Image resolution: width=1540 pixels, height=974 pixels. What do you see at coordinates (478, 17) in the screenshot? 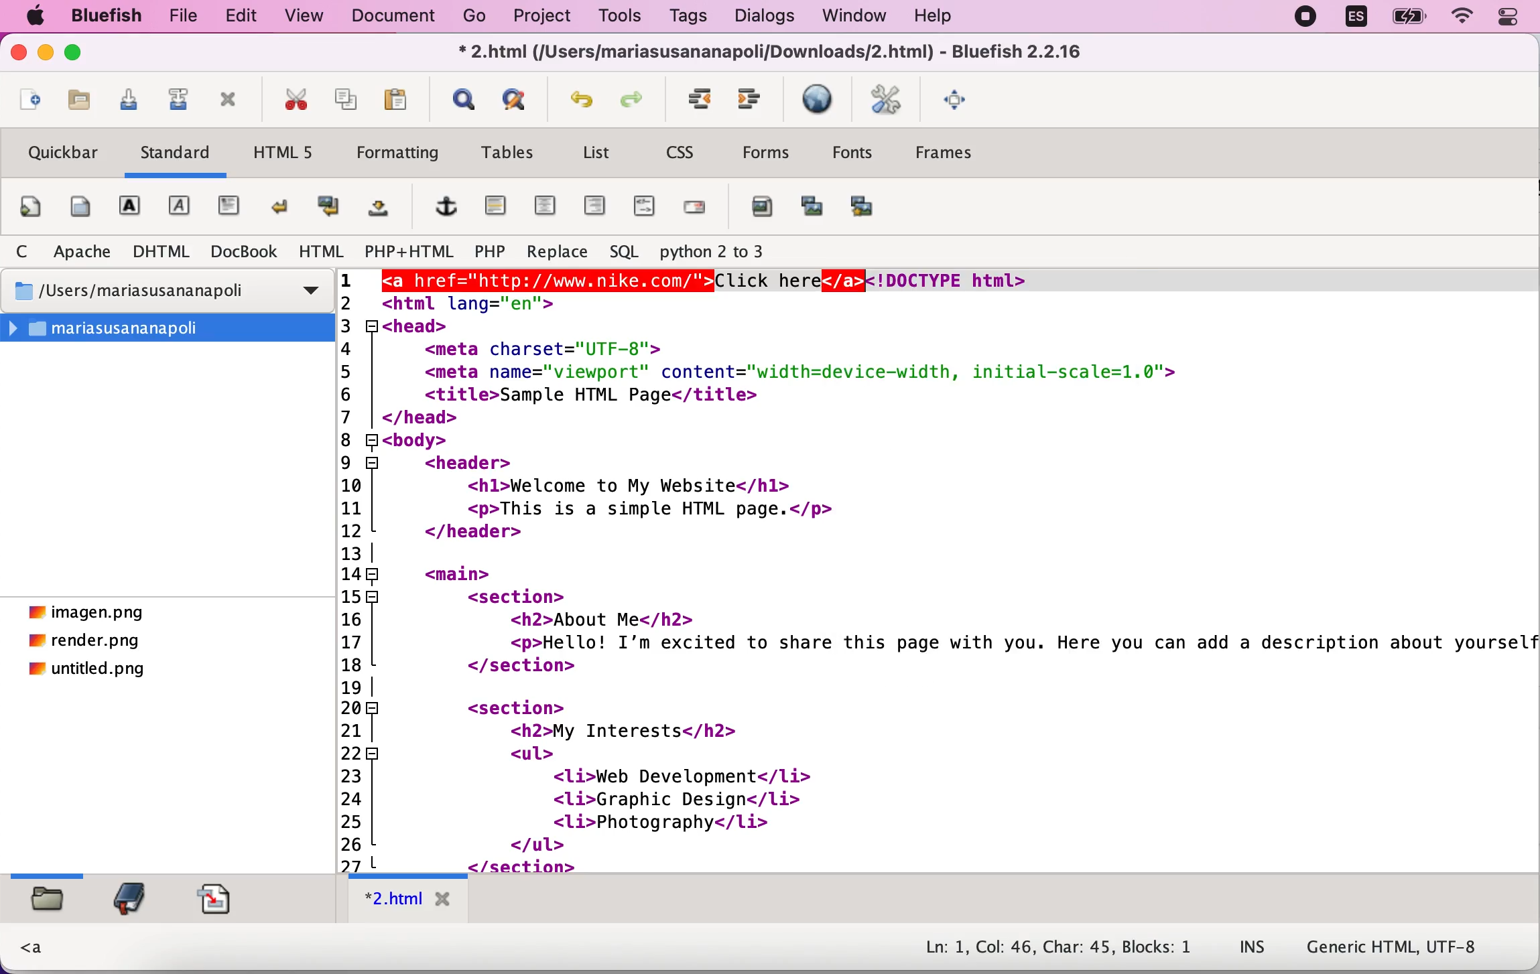
I see `go` at bounding box center [478, 17].